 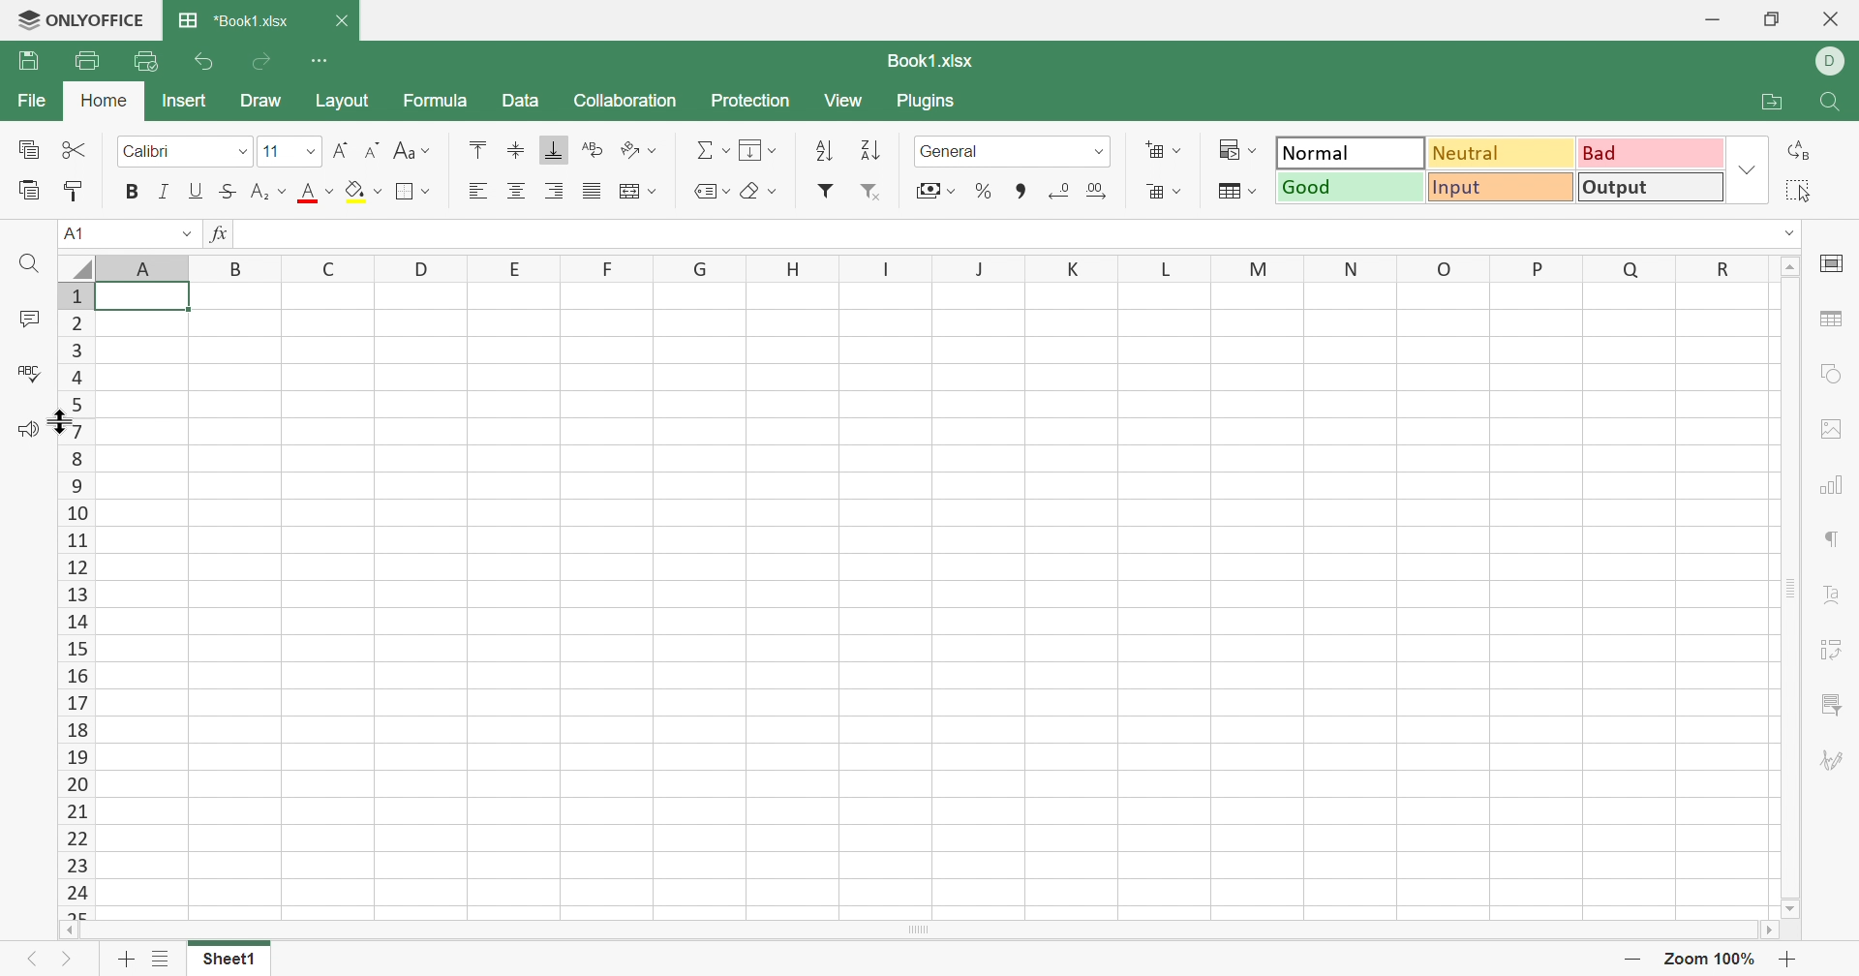 What do you see at coordinates (762, 192) in the screenshot?
I see `Clear` at bounding box center [762, 192].